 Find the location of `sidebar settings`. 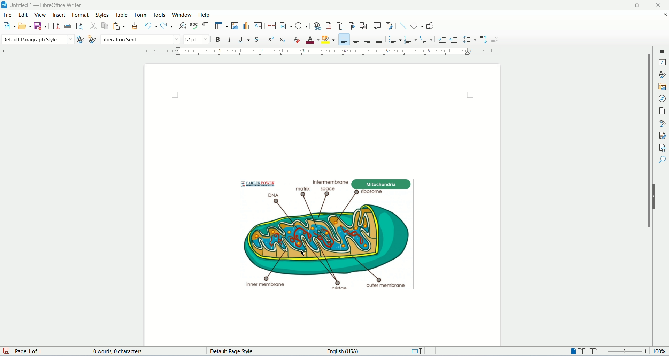

sidebar settings is located at coordinates (663, 51).